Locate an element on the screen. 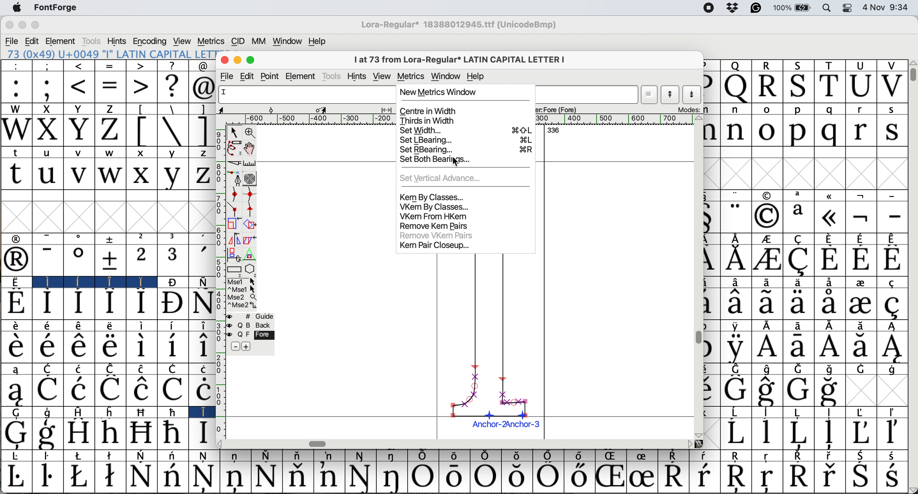  - is located at coordinates (893, 217).